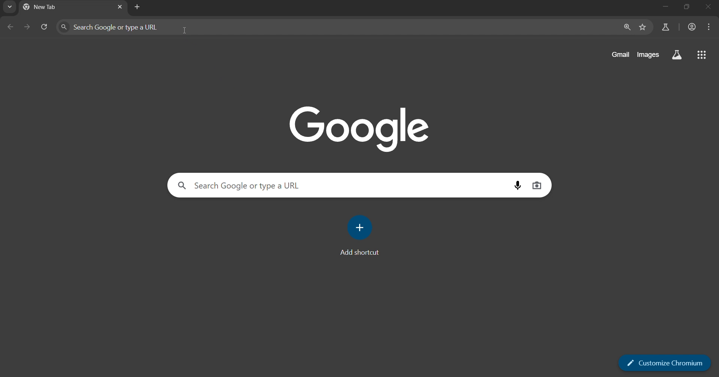 The image size is (719, 377). Describe the element at coordinates (111, 27) in the screenshot. I see `Search Google or type a URL` at that location.